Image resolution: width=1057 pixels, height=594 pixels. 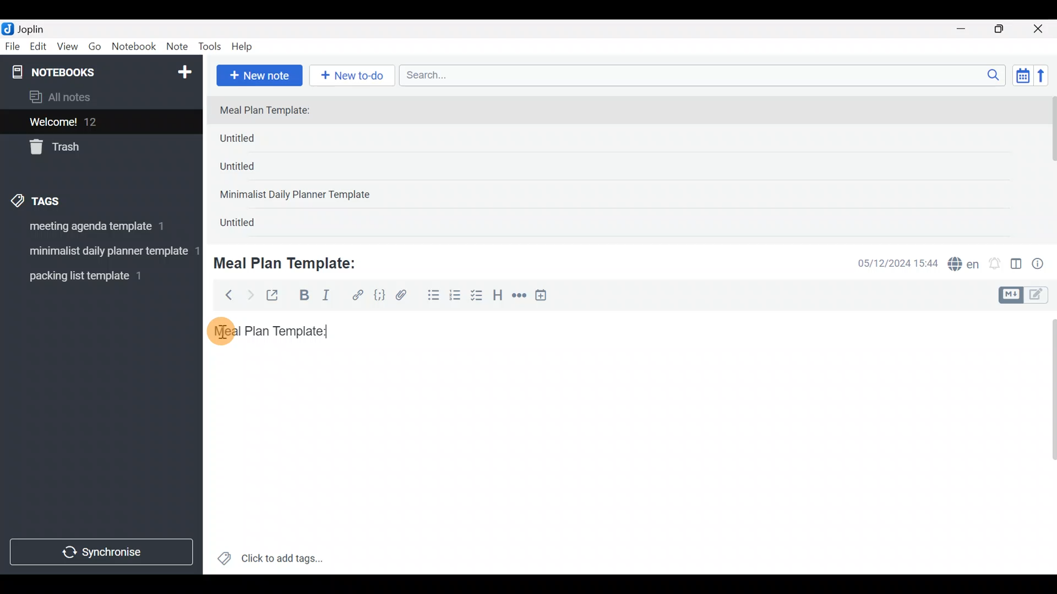 What do you see at coordinates (889, 263) in the screenshot?
I see `Date & time` at bounding box center [889, 263].